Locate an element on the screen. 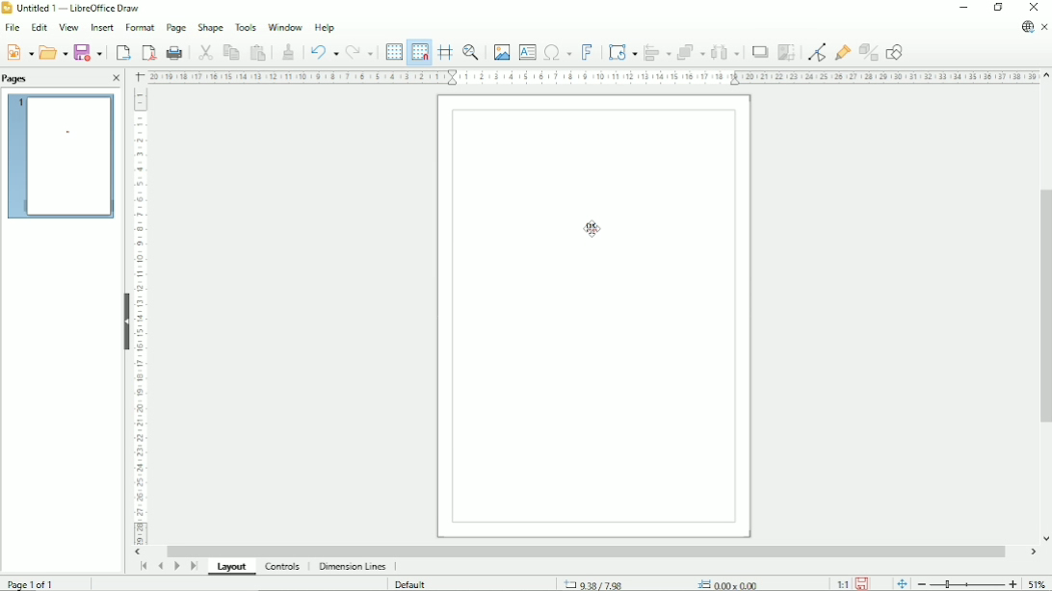 The height and width of the screenshot is (591, 1052). Toggle point edit mode is located at coordinates (817, 53).